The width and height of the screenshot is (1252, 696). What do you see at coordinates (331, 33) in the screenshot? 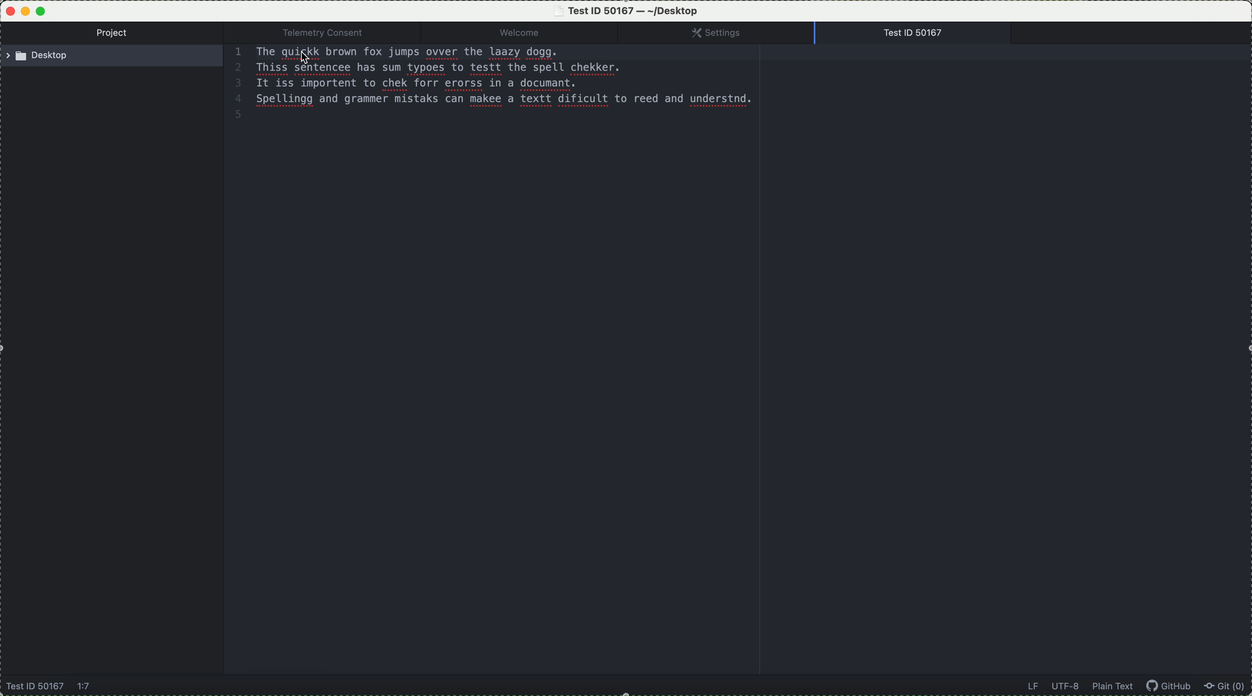
I see `Telemetry consent` at bounding box center [331, 33].